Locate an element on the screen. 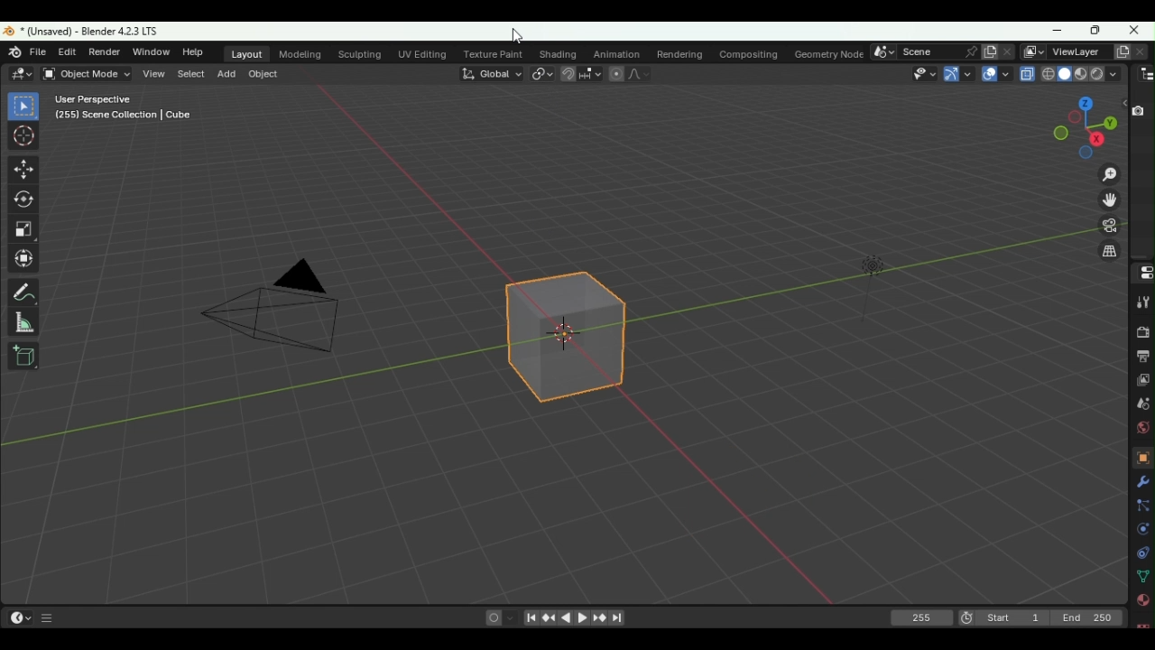 The width and height of the screenshot is (1155, 650). Rotate the view is located at coordinates (1083, 154).